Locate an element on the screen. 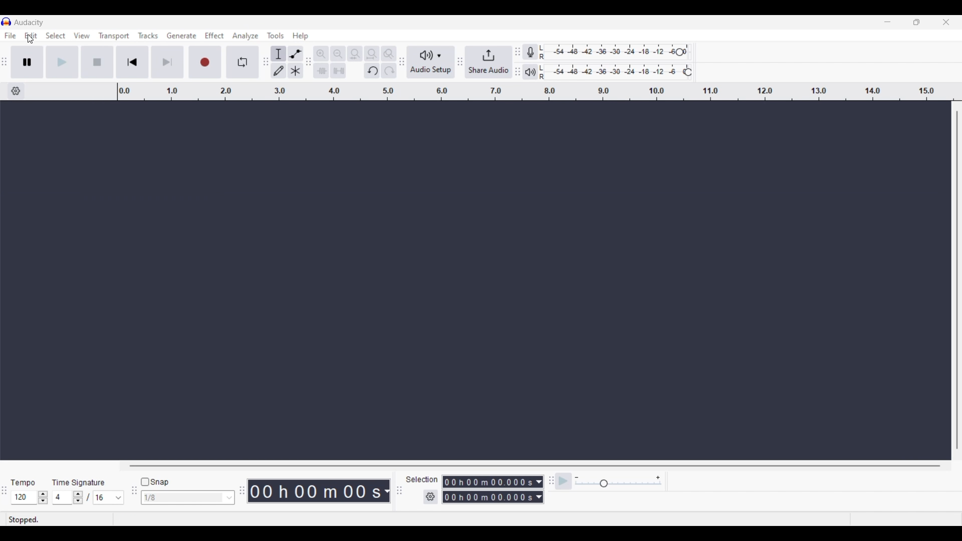 The image size is (962, 541). Playback level is located at coordinates (616, 72).